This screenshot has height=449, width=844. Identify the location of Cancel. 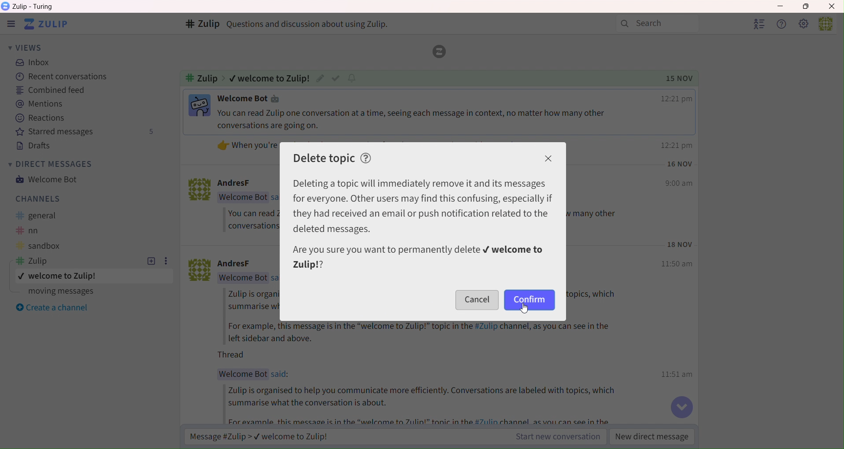
(477, 299).